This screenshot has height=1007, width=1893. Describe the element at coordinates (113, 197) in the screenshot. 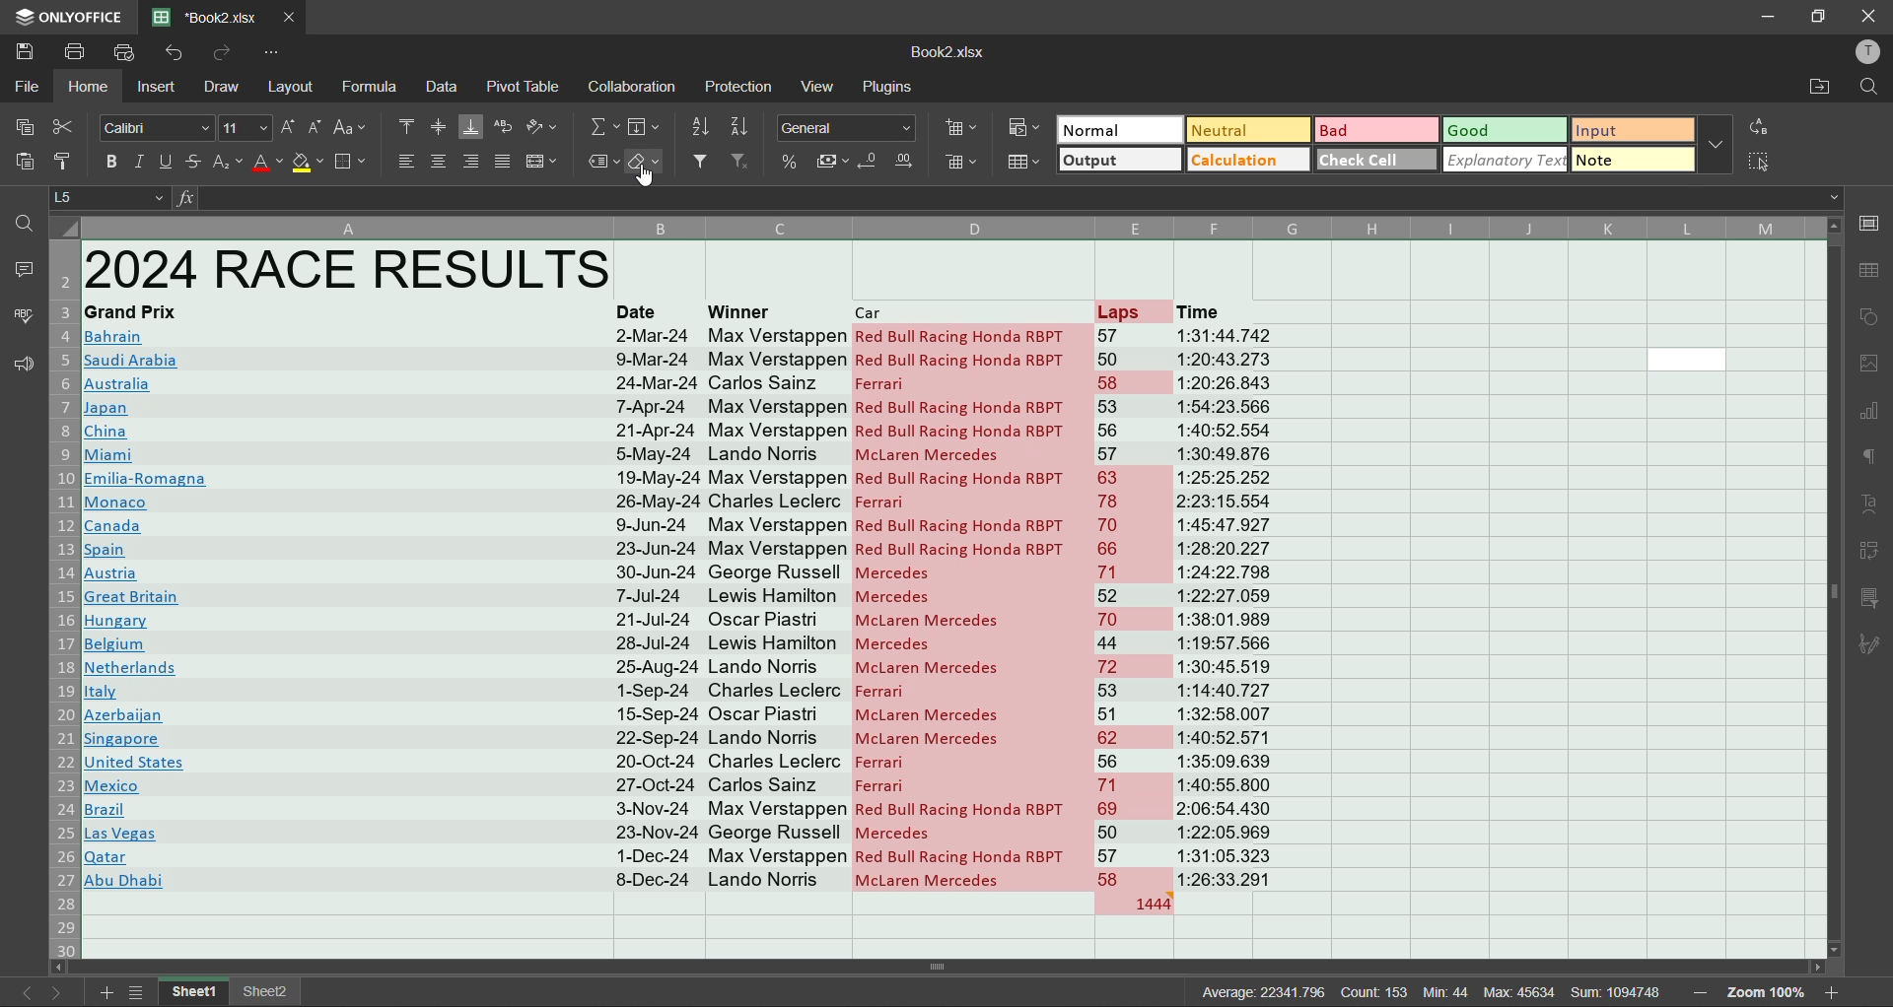

I see `cell address` at that location.